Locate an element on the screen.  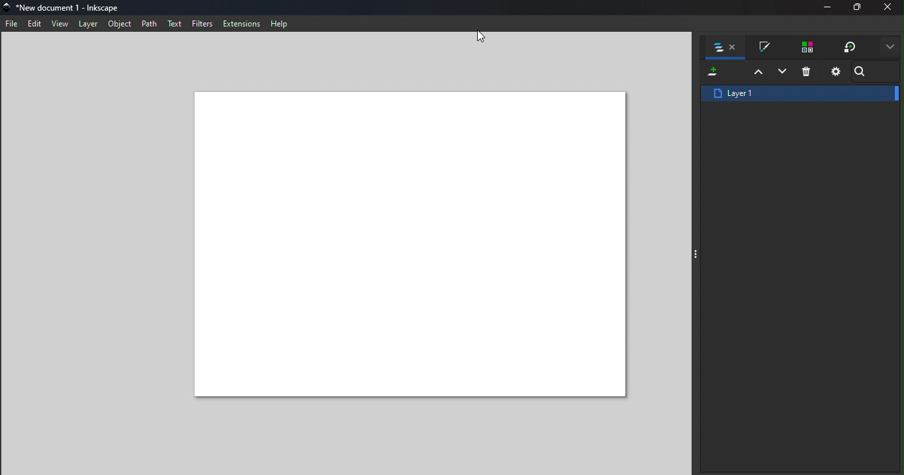
Layers and objects is located at coordinates (725, 48).